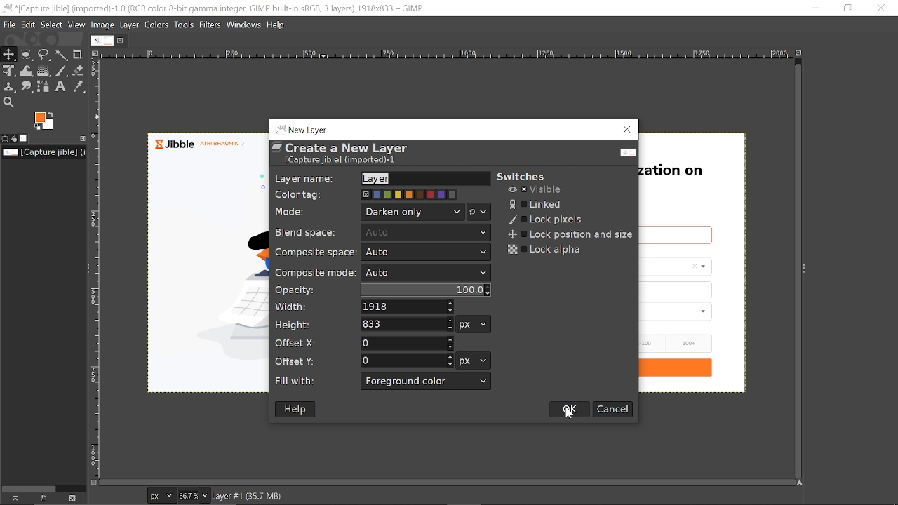 The height and width of the screenshot is (505, 898). Describe the element at coordinates (291, 210) in the screenshot. I see `mode` at that location.